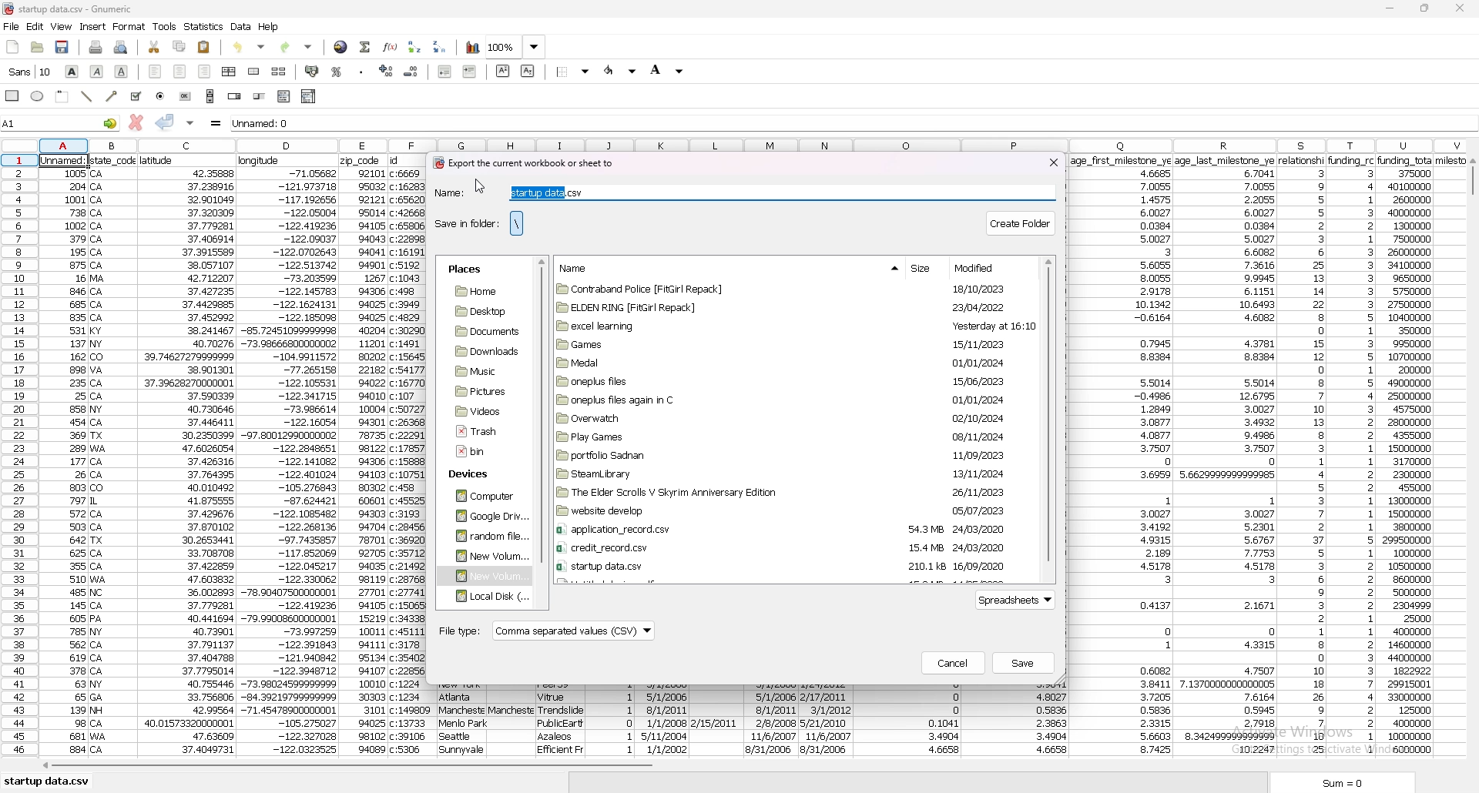  What do you see at coordinates (1418, 455) in the screenshot?
I see `daat` at bounding box center [1418, 455].